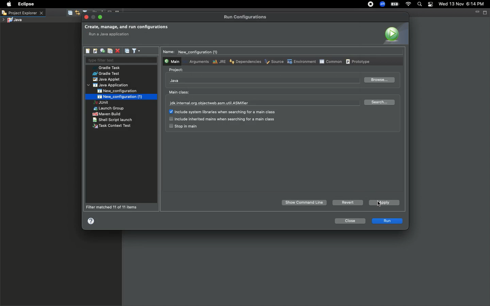 The width and height of the screenshot is (490, 306). I want to click on Search, so click(419, 5).